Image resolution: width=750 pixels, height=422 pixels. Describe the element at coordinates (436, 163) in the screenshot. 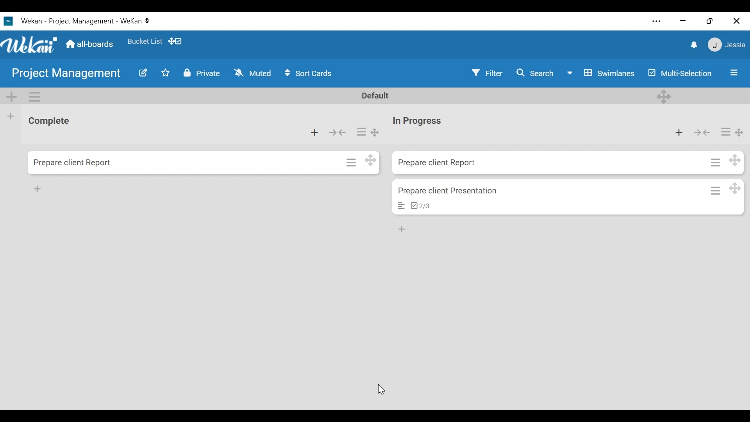

I see `Card Title` at that location.